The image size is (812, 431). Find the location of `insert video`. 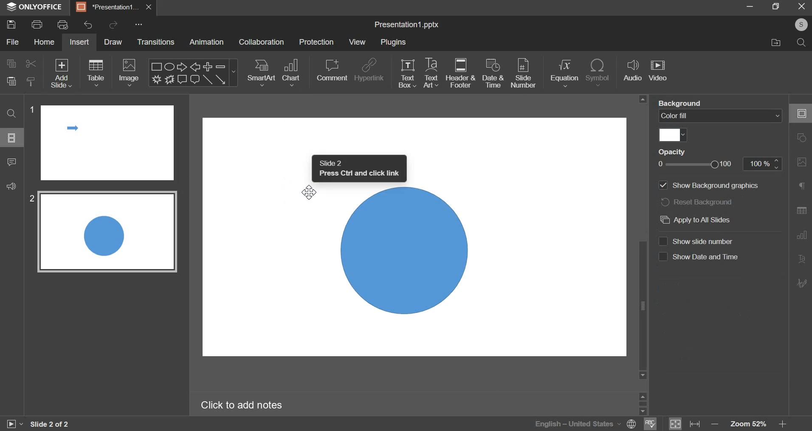

insert video is located at coordinates (659, 73).